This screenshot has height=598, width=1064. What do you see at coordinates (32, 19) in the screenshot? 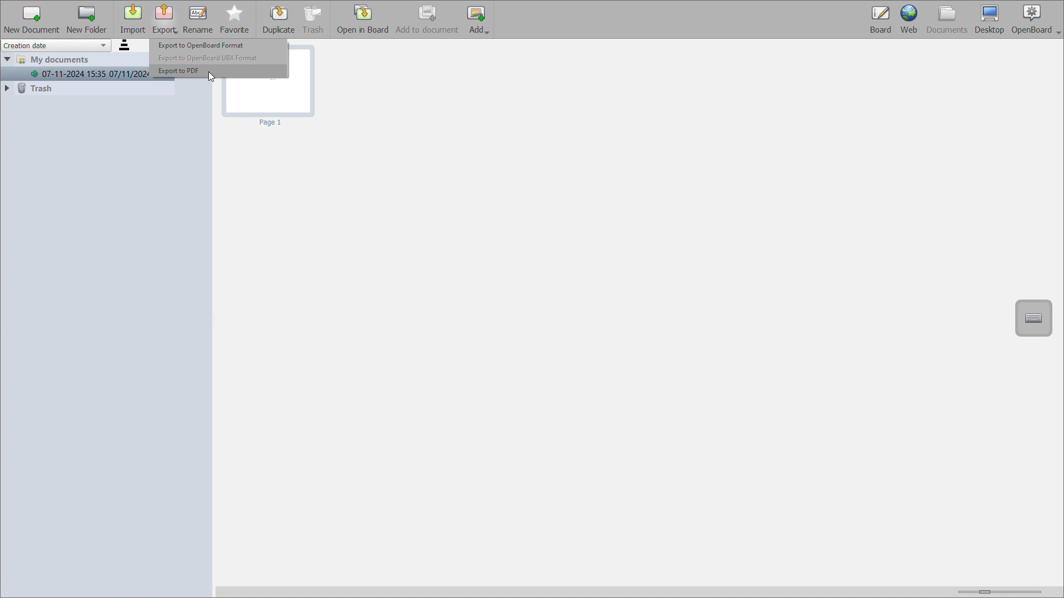
I see `add new document` at bounding box center [32, 19].